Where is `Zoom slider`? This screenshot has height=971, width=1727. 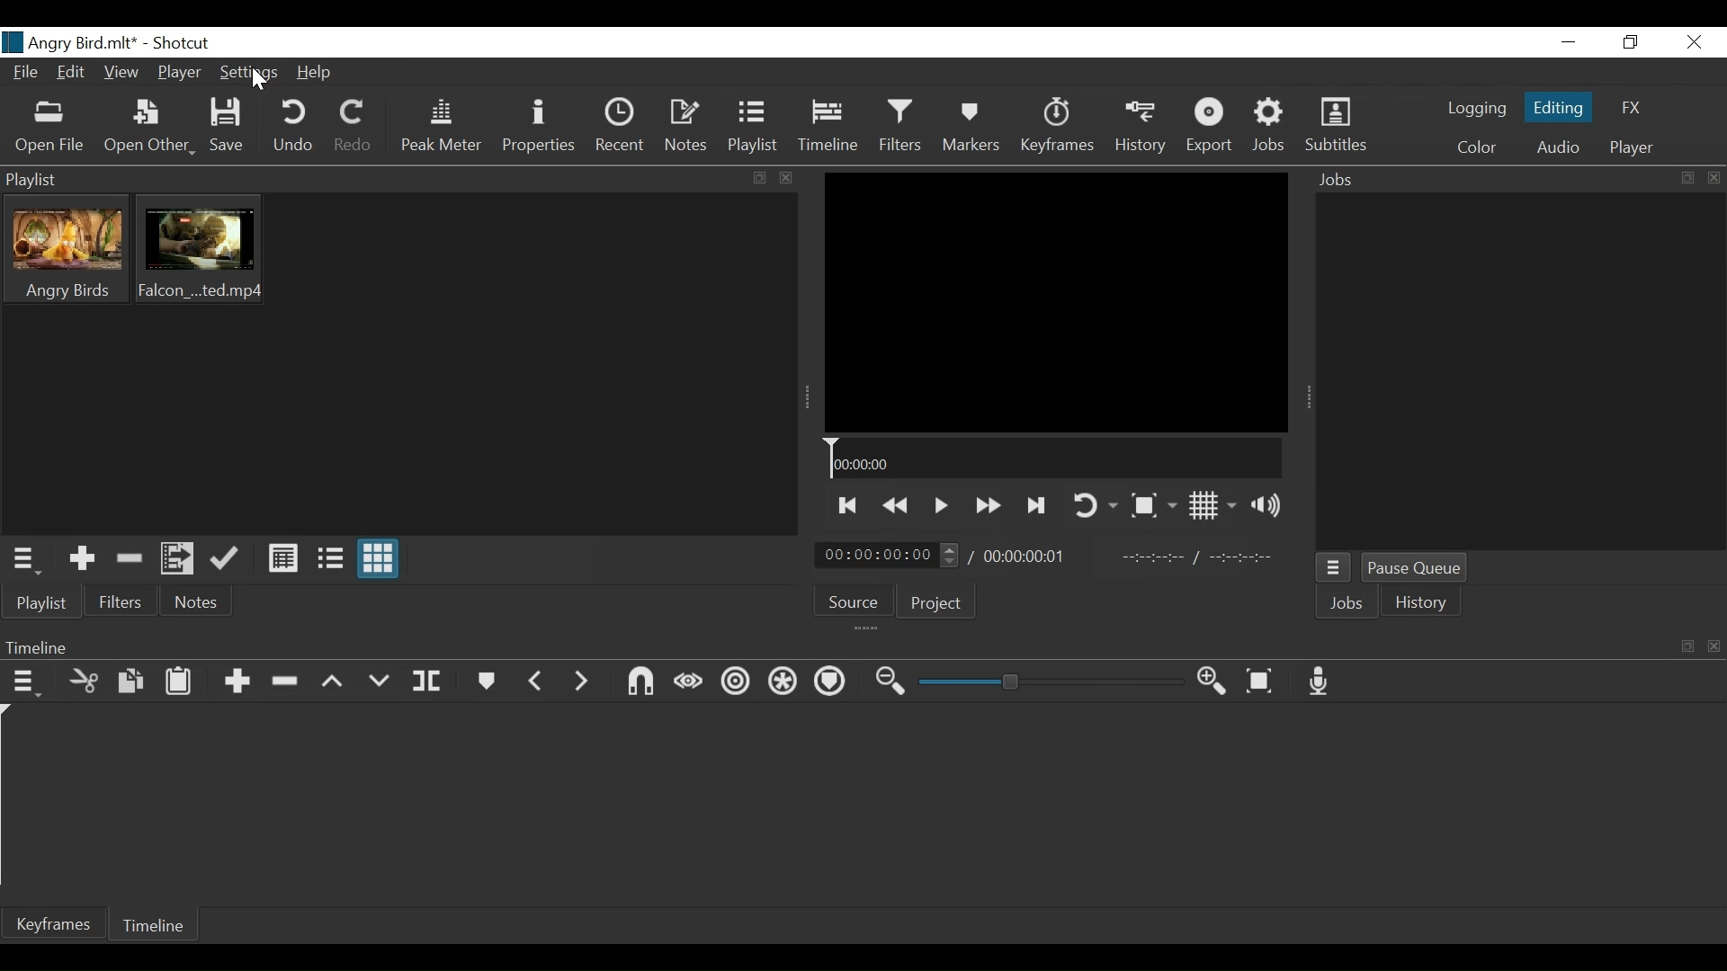
Zoom slider is located at coordinates (1042, 683).